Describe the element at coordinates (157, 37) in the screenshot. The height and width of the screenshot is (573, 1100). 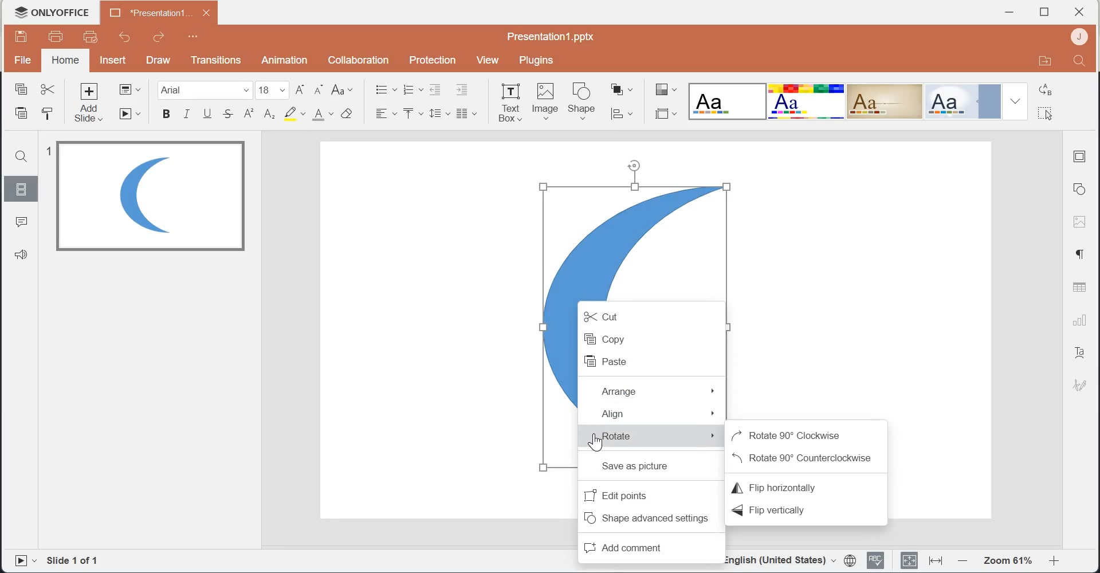
I see `Redo` at that location.